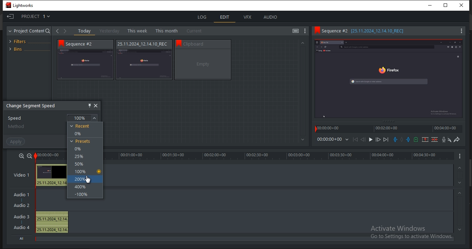 The height and width of the screenshot is (249, 472). Describe the element at coordinates (271, 17) in the screenshot. I see `audio` at that location.